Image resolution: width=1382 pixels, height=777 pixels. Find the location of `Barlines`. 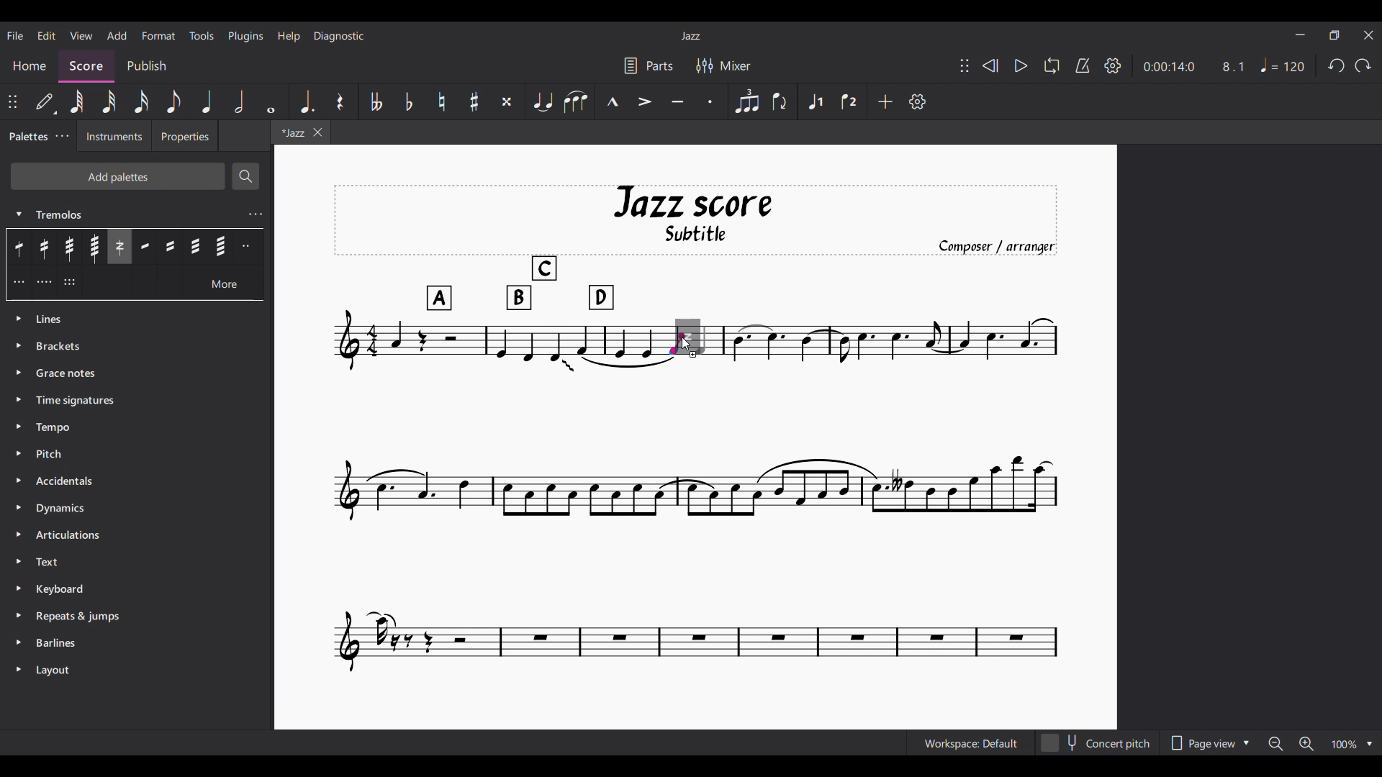

Barlines is located at coordinates (135, 643).